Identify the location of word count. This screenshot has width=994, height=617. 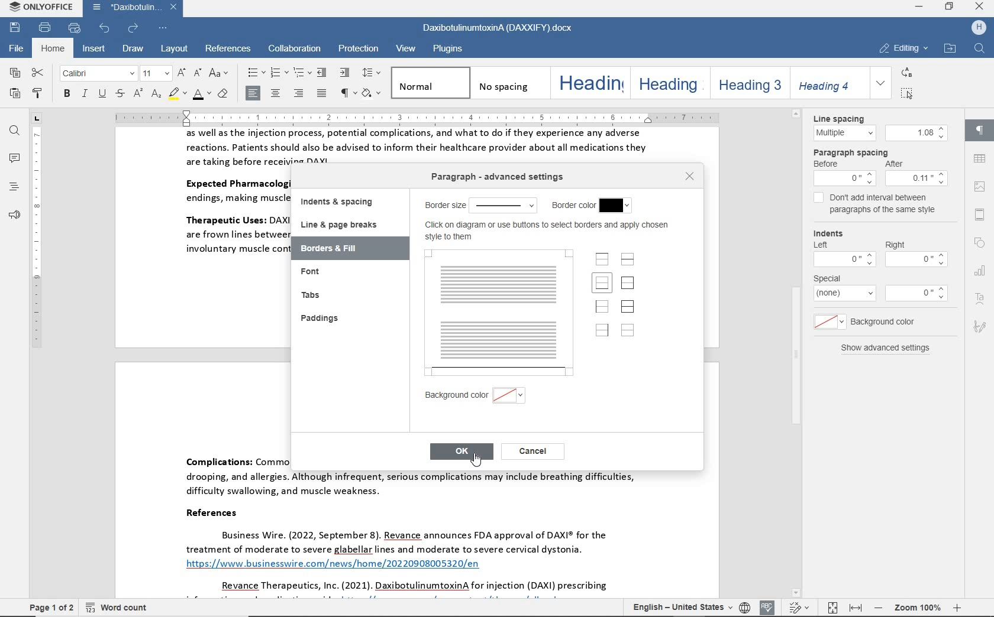
(119, 606).